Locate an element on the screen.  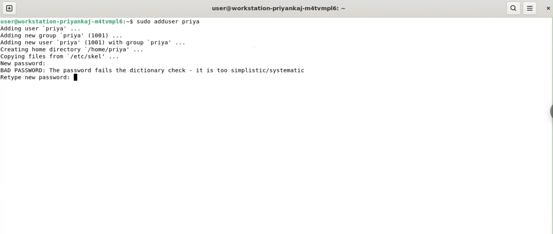
new password is located at coordinates (28, 63).